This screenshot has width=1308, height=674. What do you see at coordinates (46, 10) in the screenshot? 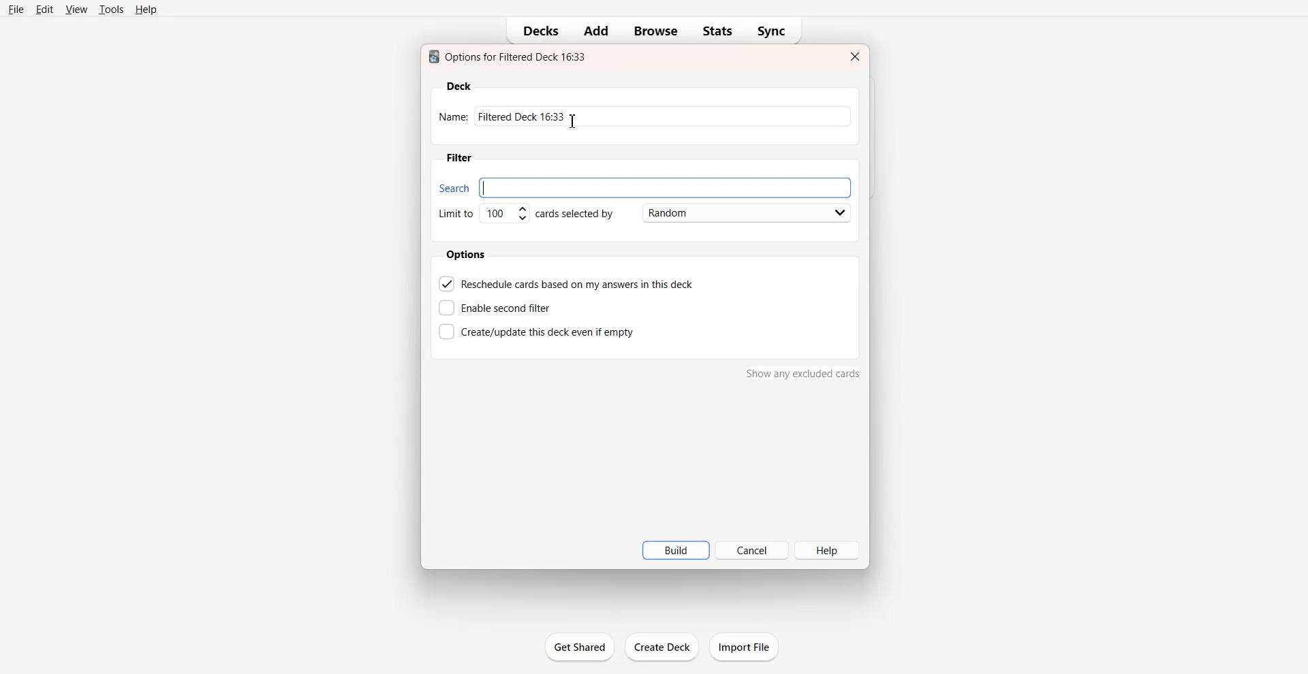
I see `Edit` at bounding box center [46, 10].